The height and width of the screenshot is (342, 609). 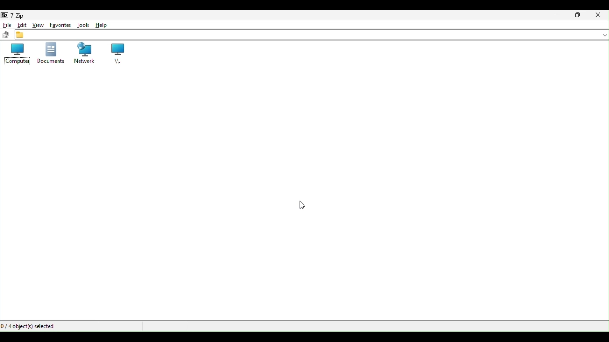 What do you see at coordinates (6, 36) in the screenshot?
I see `up` at bounding box center [6, 36].